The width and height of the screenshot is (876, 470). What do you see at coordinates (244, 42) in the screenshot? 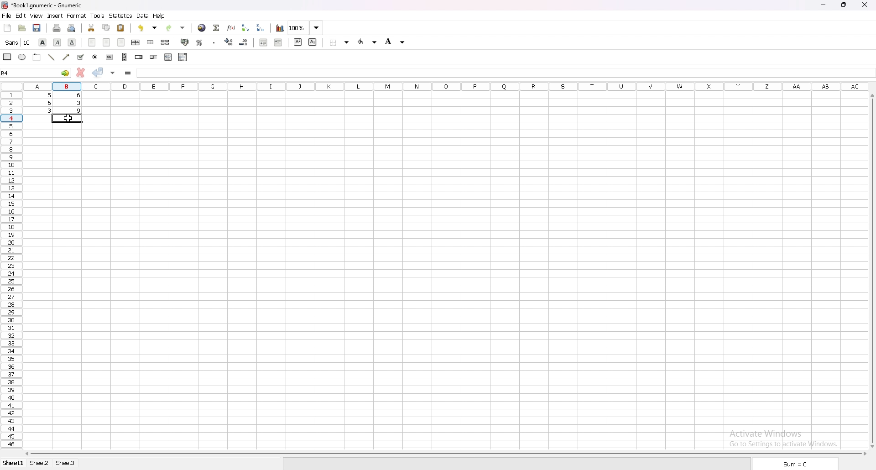
I see `decrease decimal` at bounding box center [244, 42].